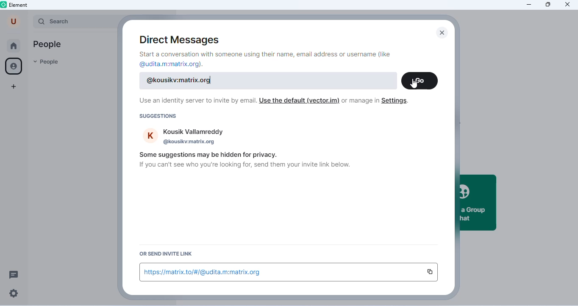 The image size is (578, 306). Describe the element at coordinates (159, 117) in the screenshot. I see `suggestions` at that location.